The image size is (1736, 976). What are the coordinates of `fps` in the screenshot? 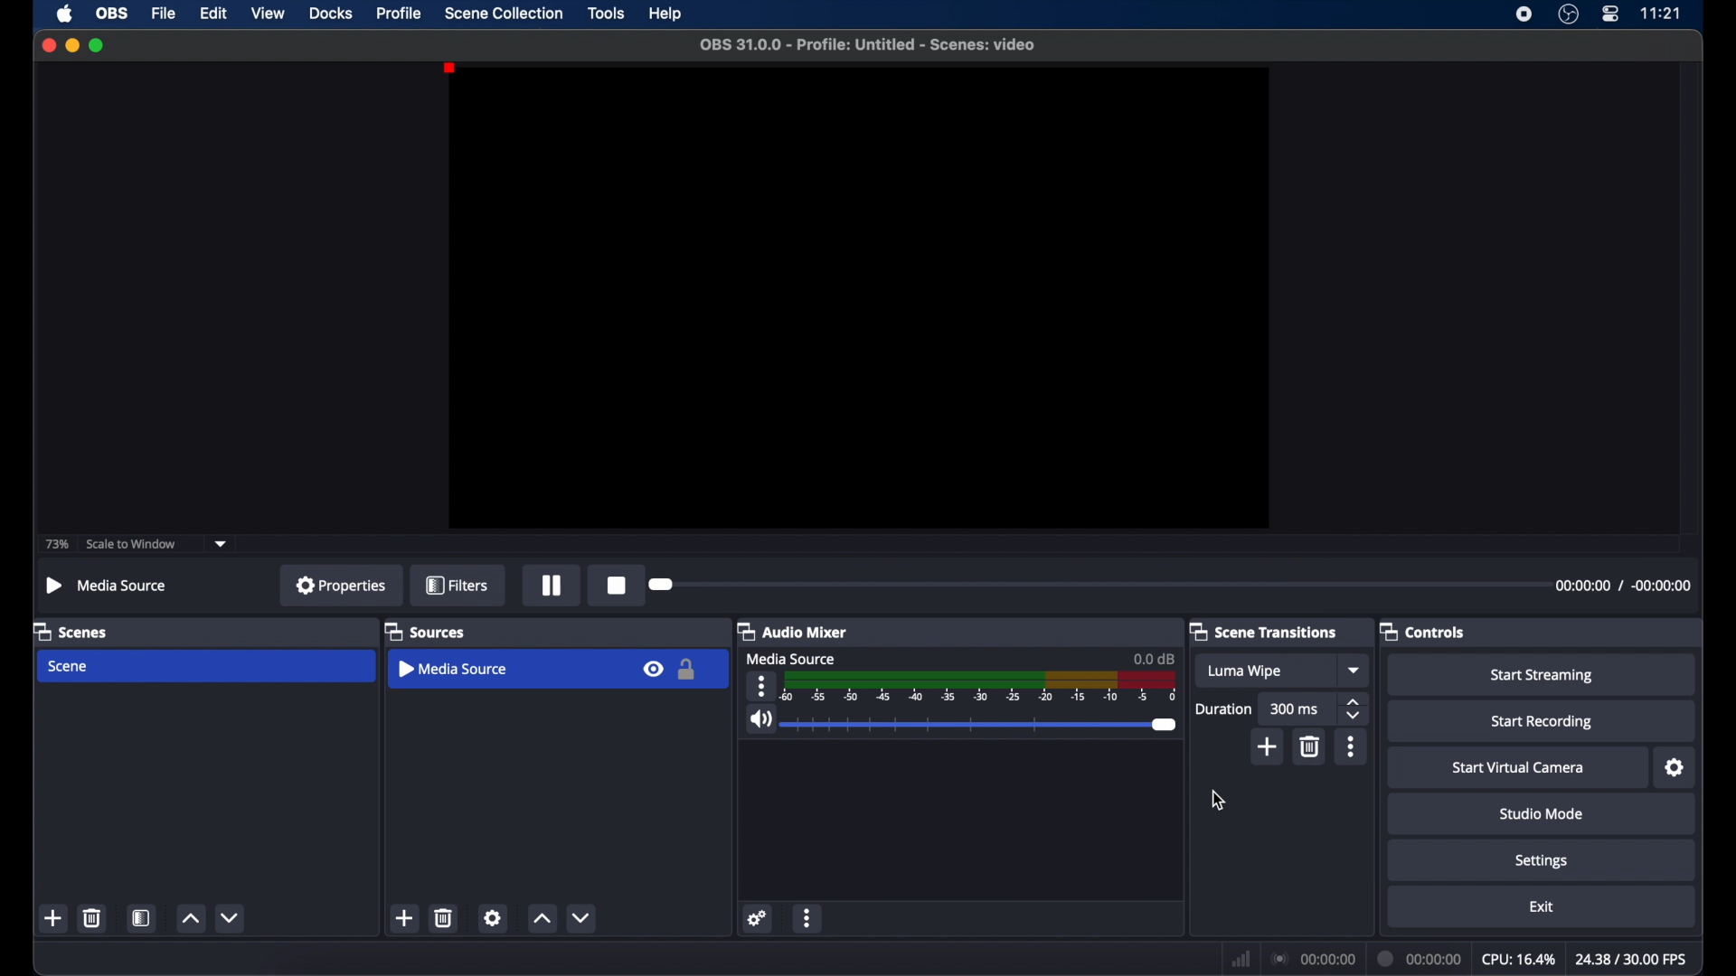 It's located at (1631, 959).